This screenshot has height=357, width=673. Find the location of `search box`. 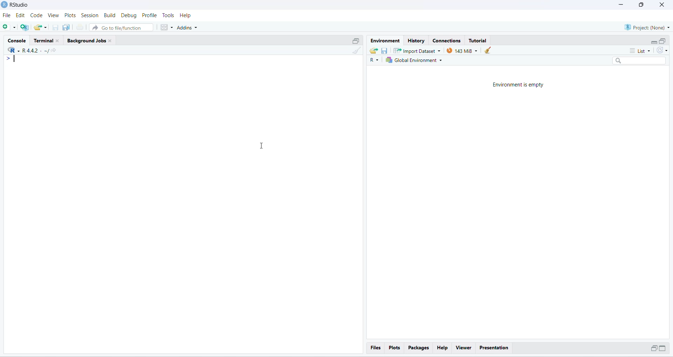

search box is located at coordinates (641, 61).